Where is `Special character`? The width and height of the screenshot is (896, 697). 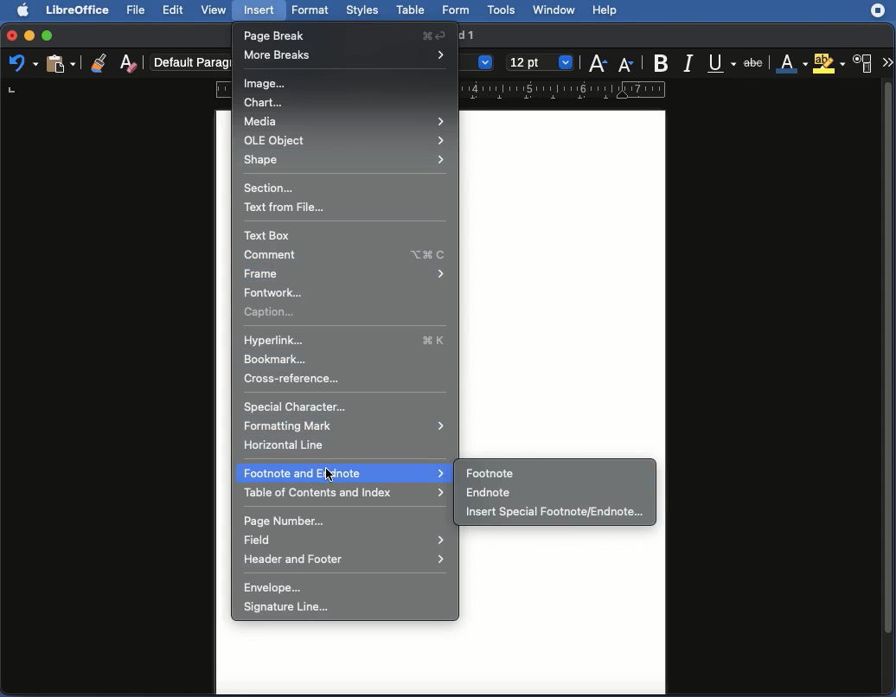
Special character is located at coordinates (299, 406).